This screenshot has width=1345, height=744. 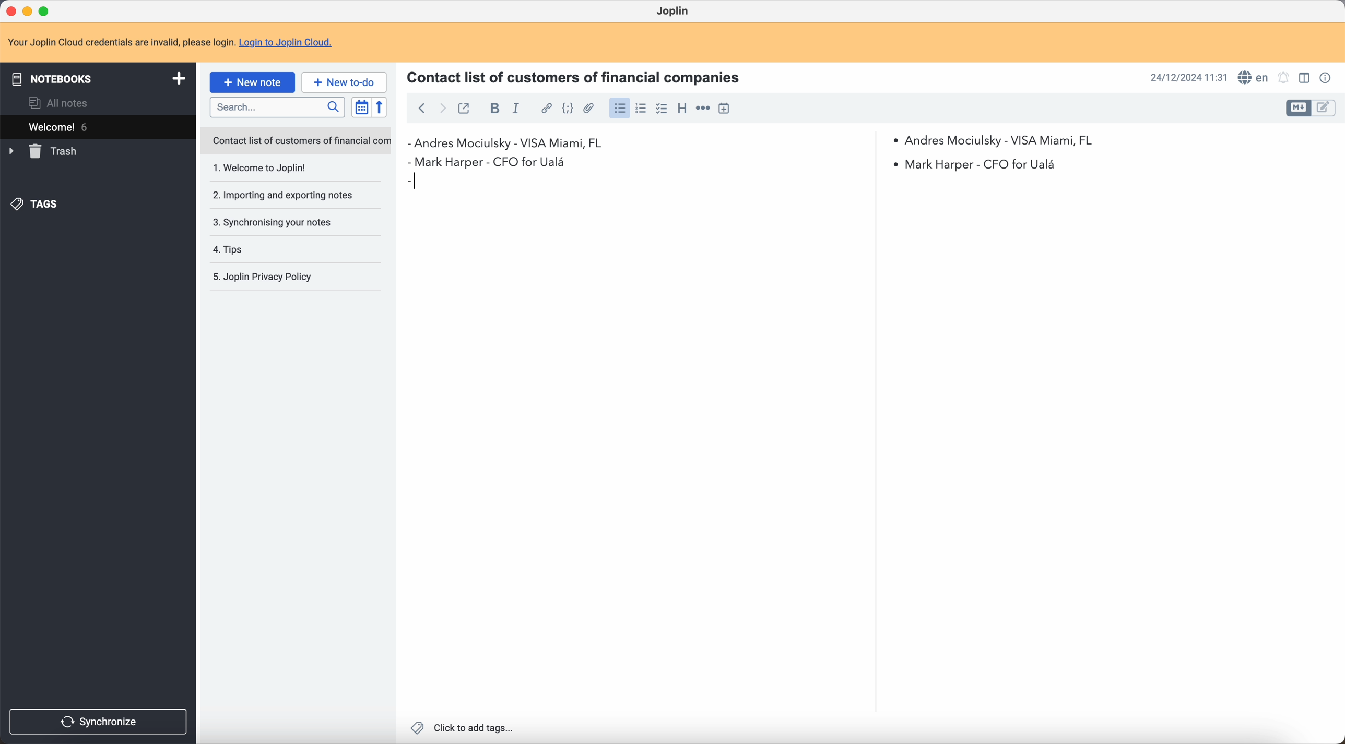 What do you see at coordinates (870, 232) in the screenshot?
I see `scroll bar` at bounding box center [870, 232].